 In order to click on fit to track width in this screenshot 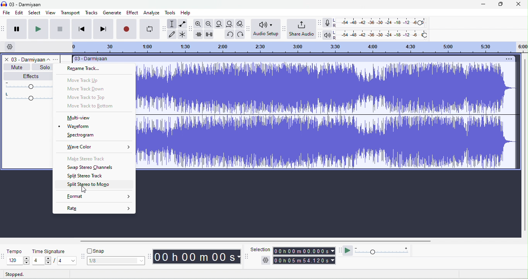, I will do `click(219, 24)`.